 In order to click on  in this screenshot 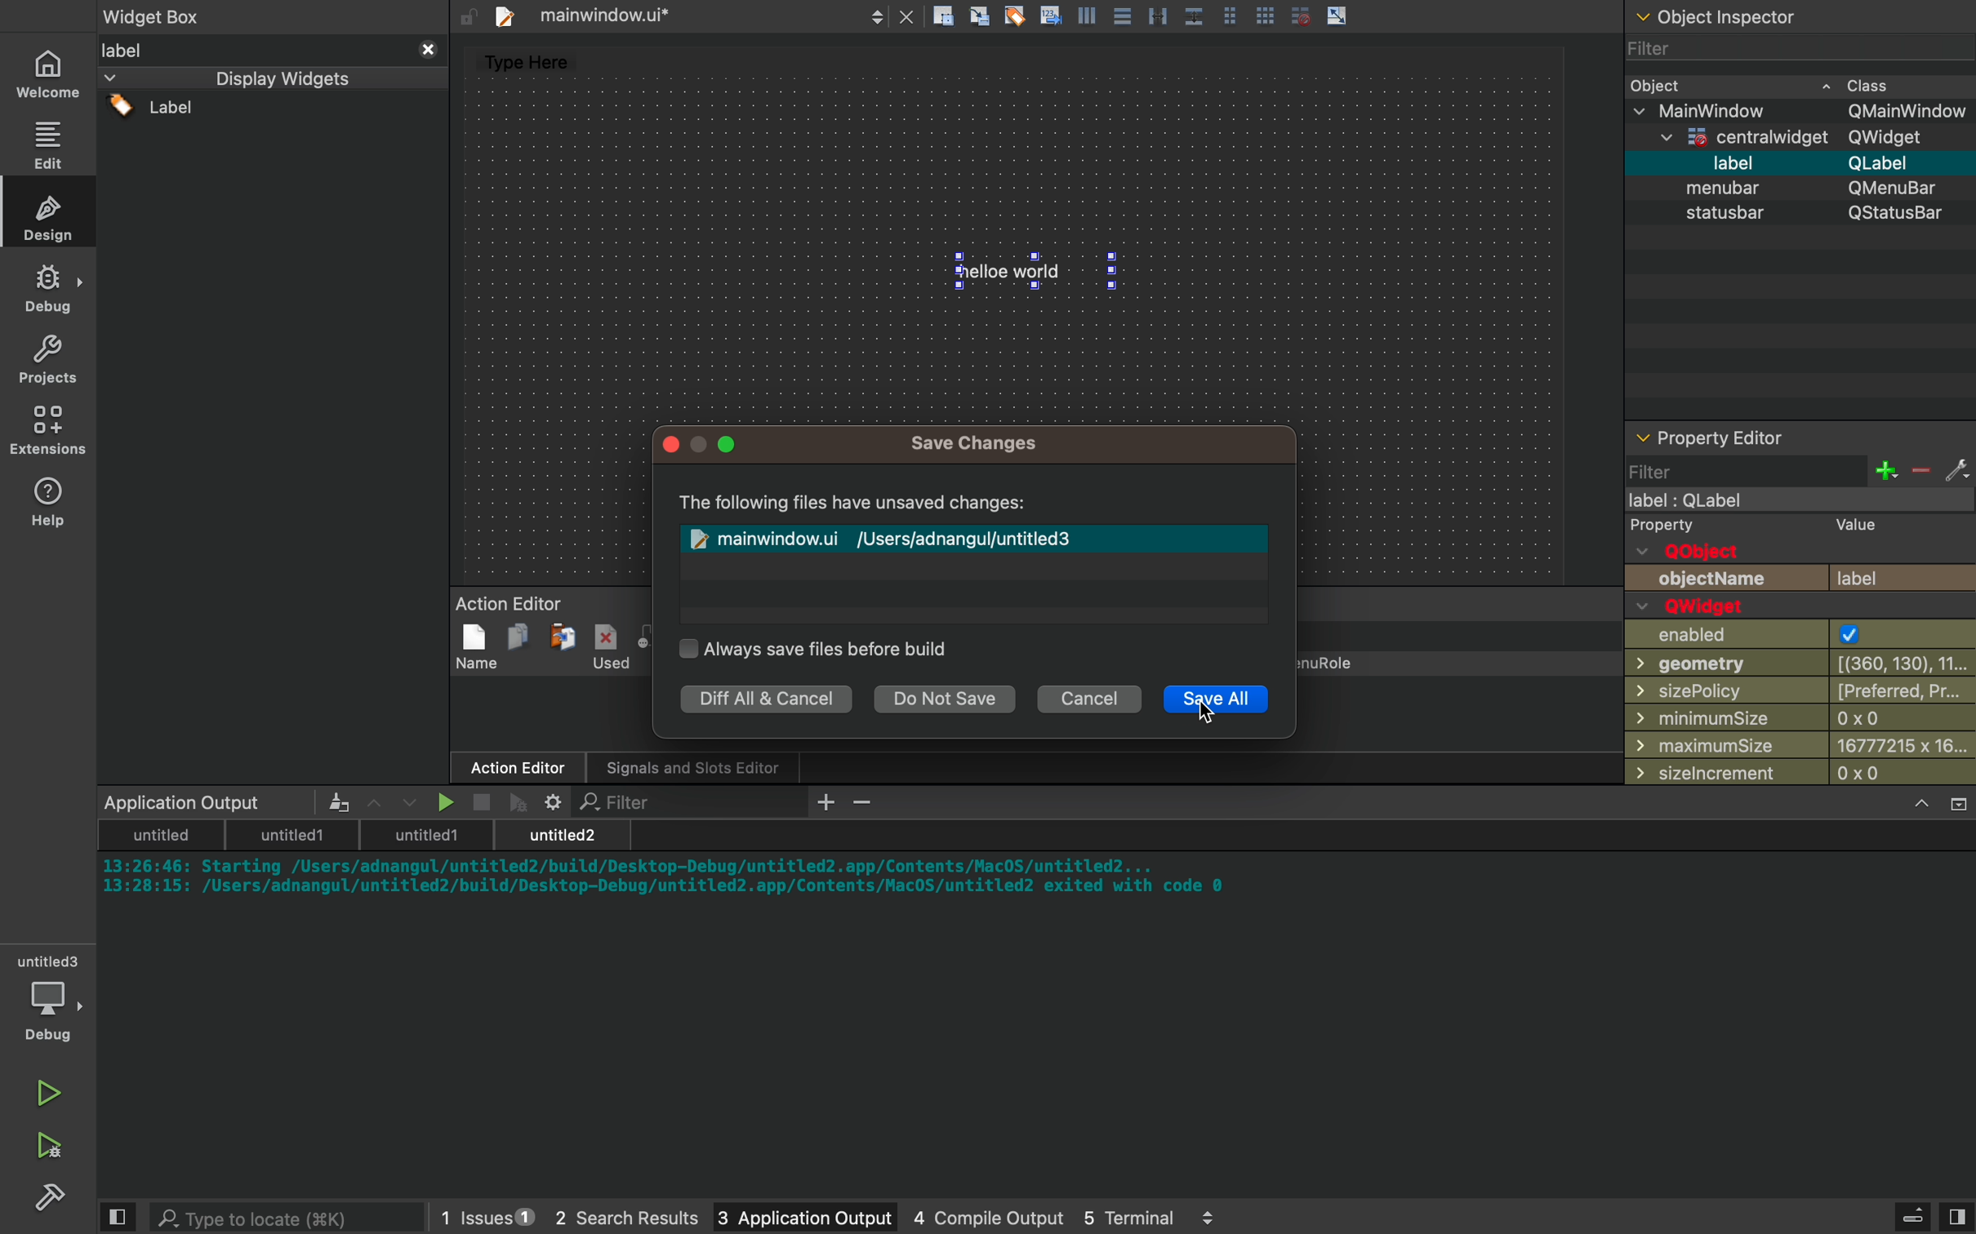, I will do `click(710, 768)`.